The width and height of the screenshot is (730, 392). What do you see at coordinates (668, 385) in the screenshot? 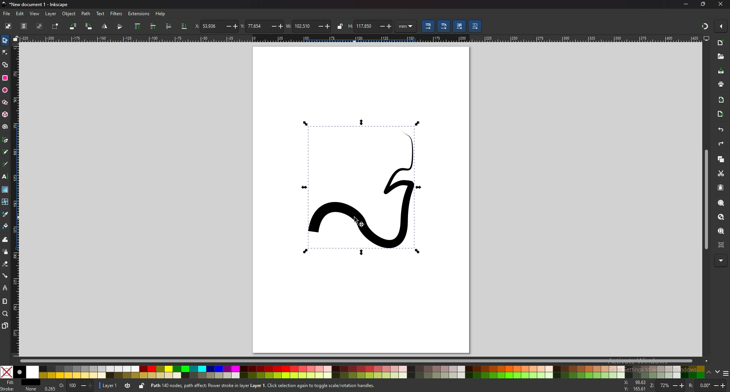
I see `ZOOM` at bounding box center [668, 385].